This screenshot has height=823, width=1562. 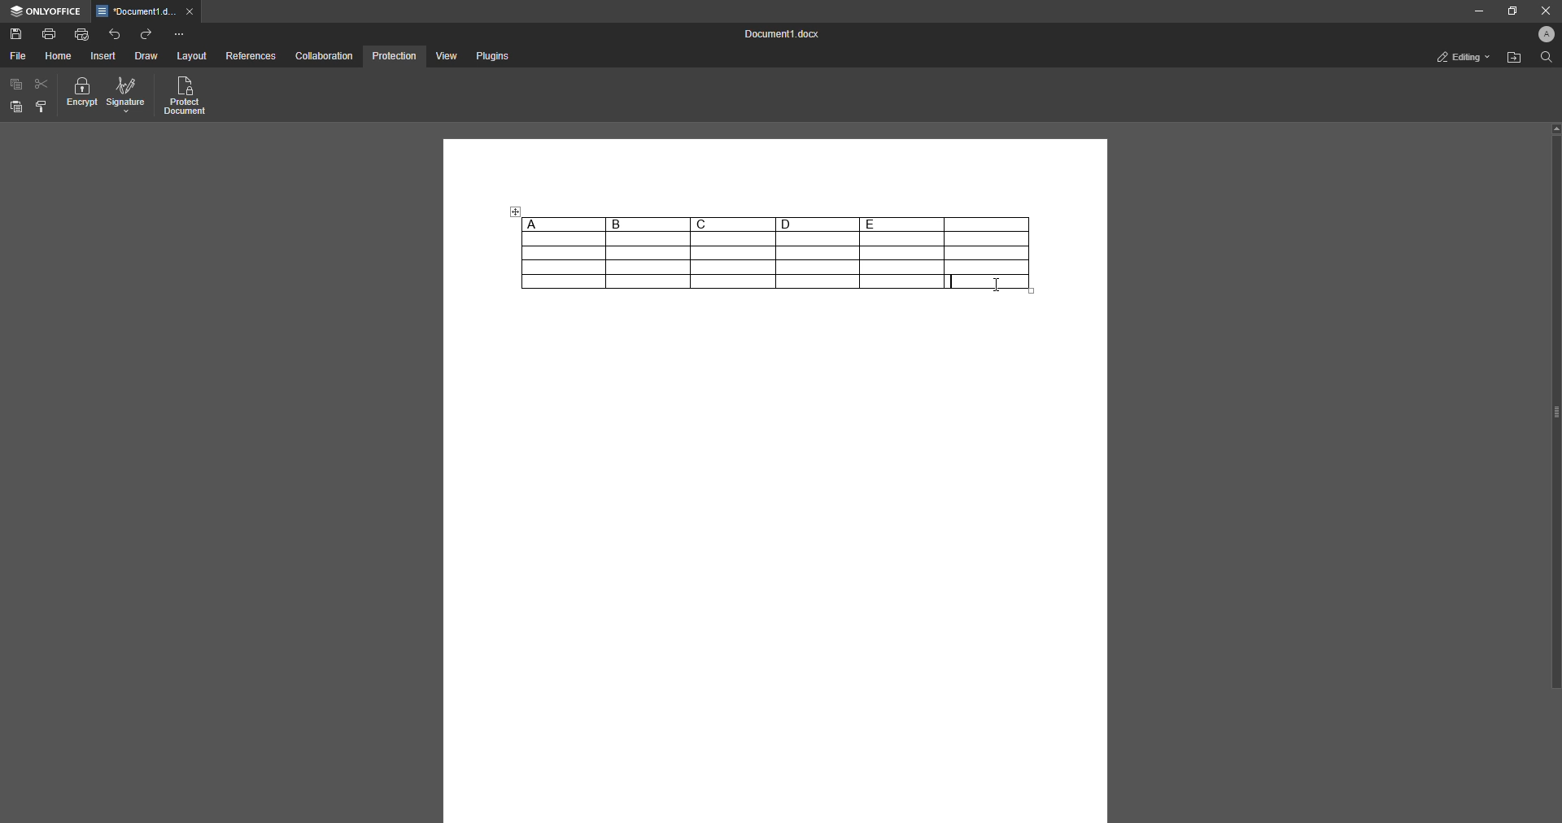 I want to click on Draw, so click(x=146, y=57).